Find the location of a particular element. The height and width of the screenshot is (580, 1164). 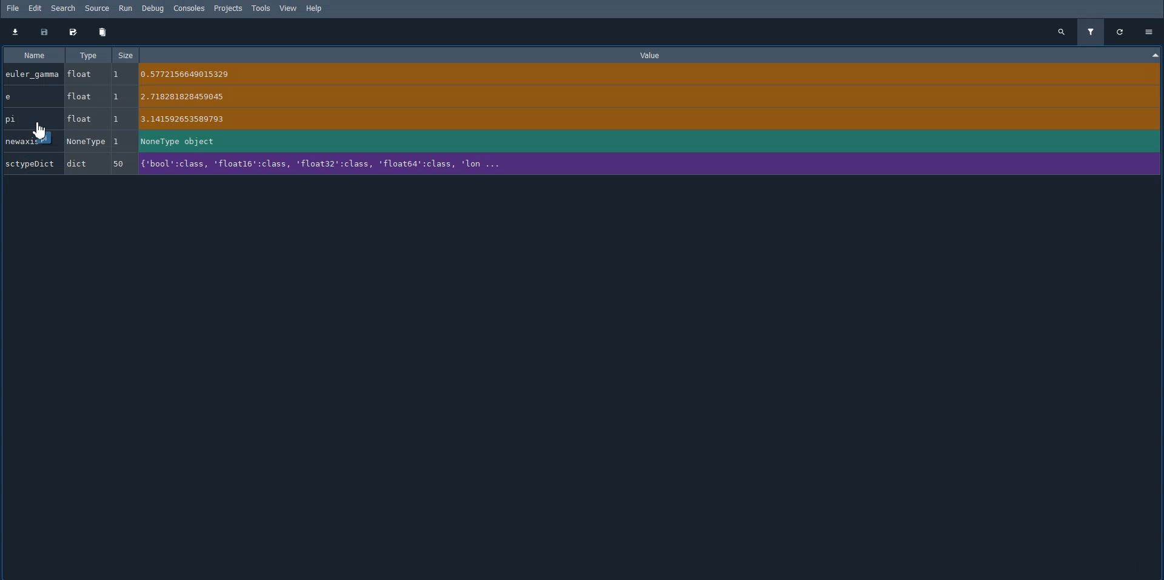

Projects is located at coordinates (227, 8).